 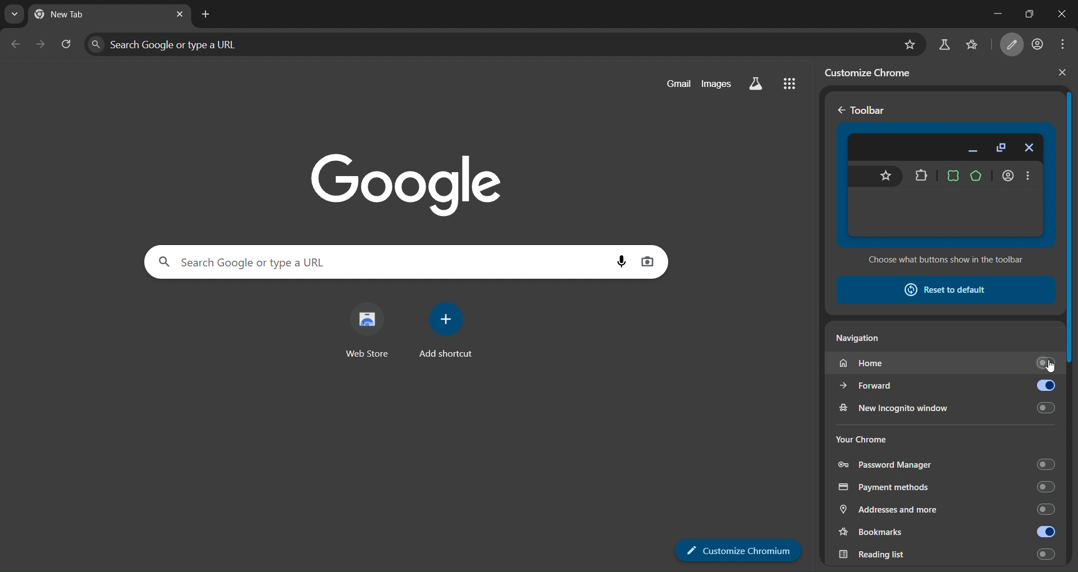 What do you see at coordinates (862, 340) in the screenshot?
I see `Navigation` at bounding box center [862, 340].